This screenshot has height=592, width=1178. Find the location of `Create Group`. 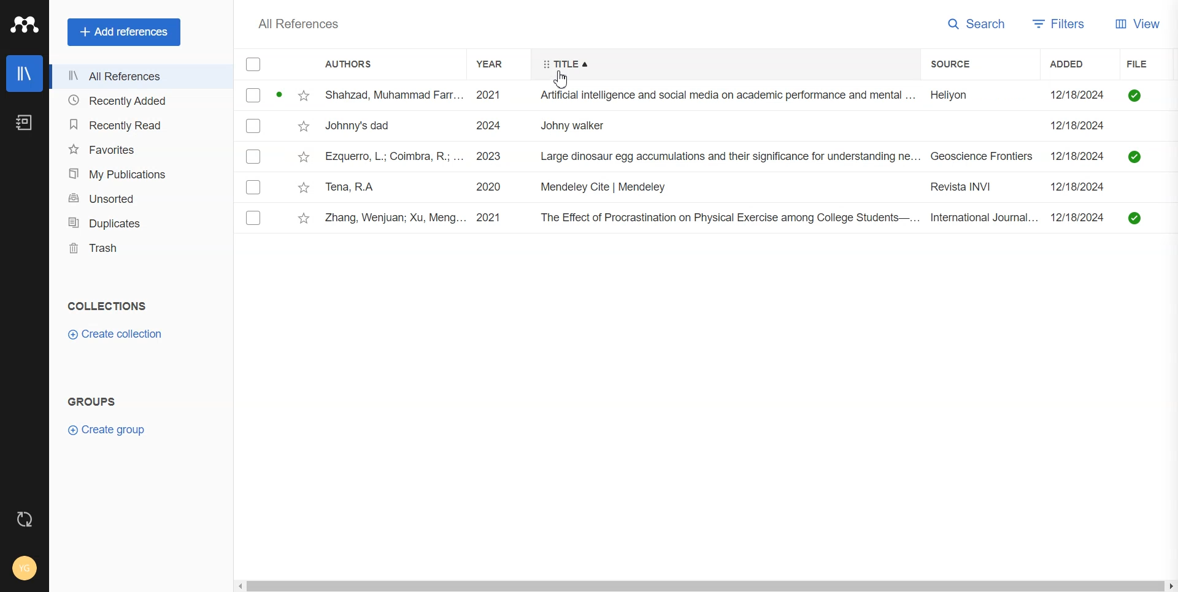

Create Group is located at coordinates (106, 429).